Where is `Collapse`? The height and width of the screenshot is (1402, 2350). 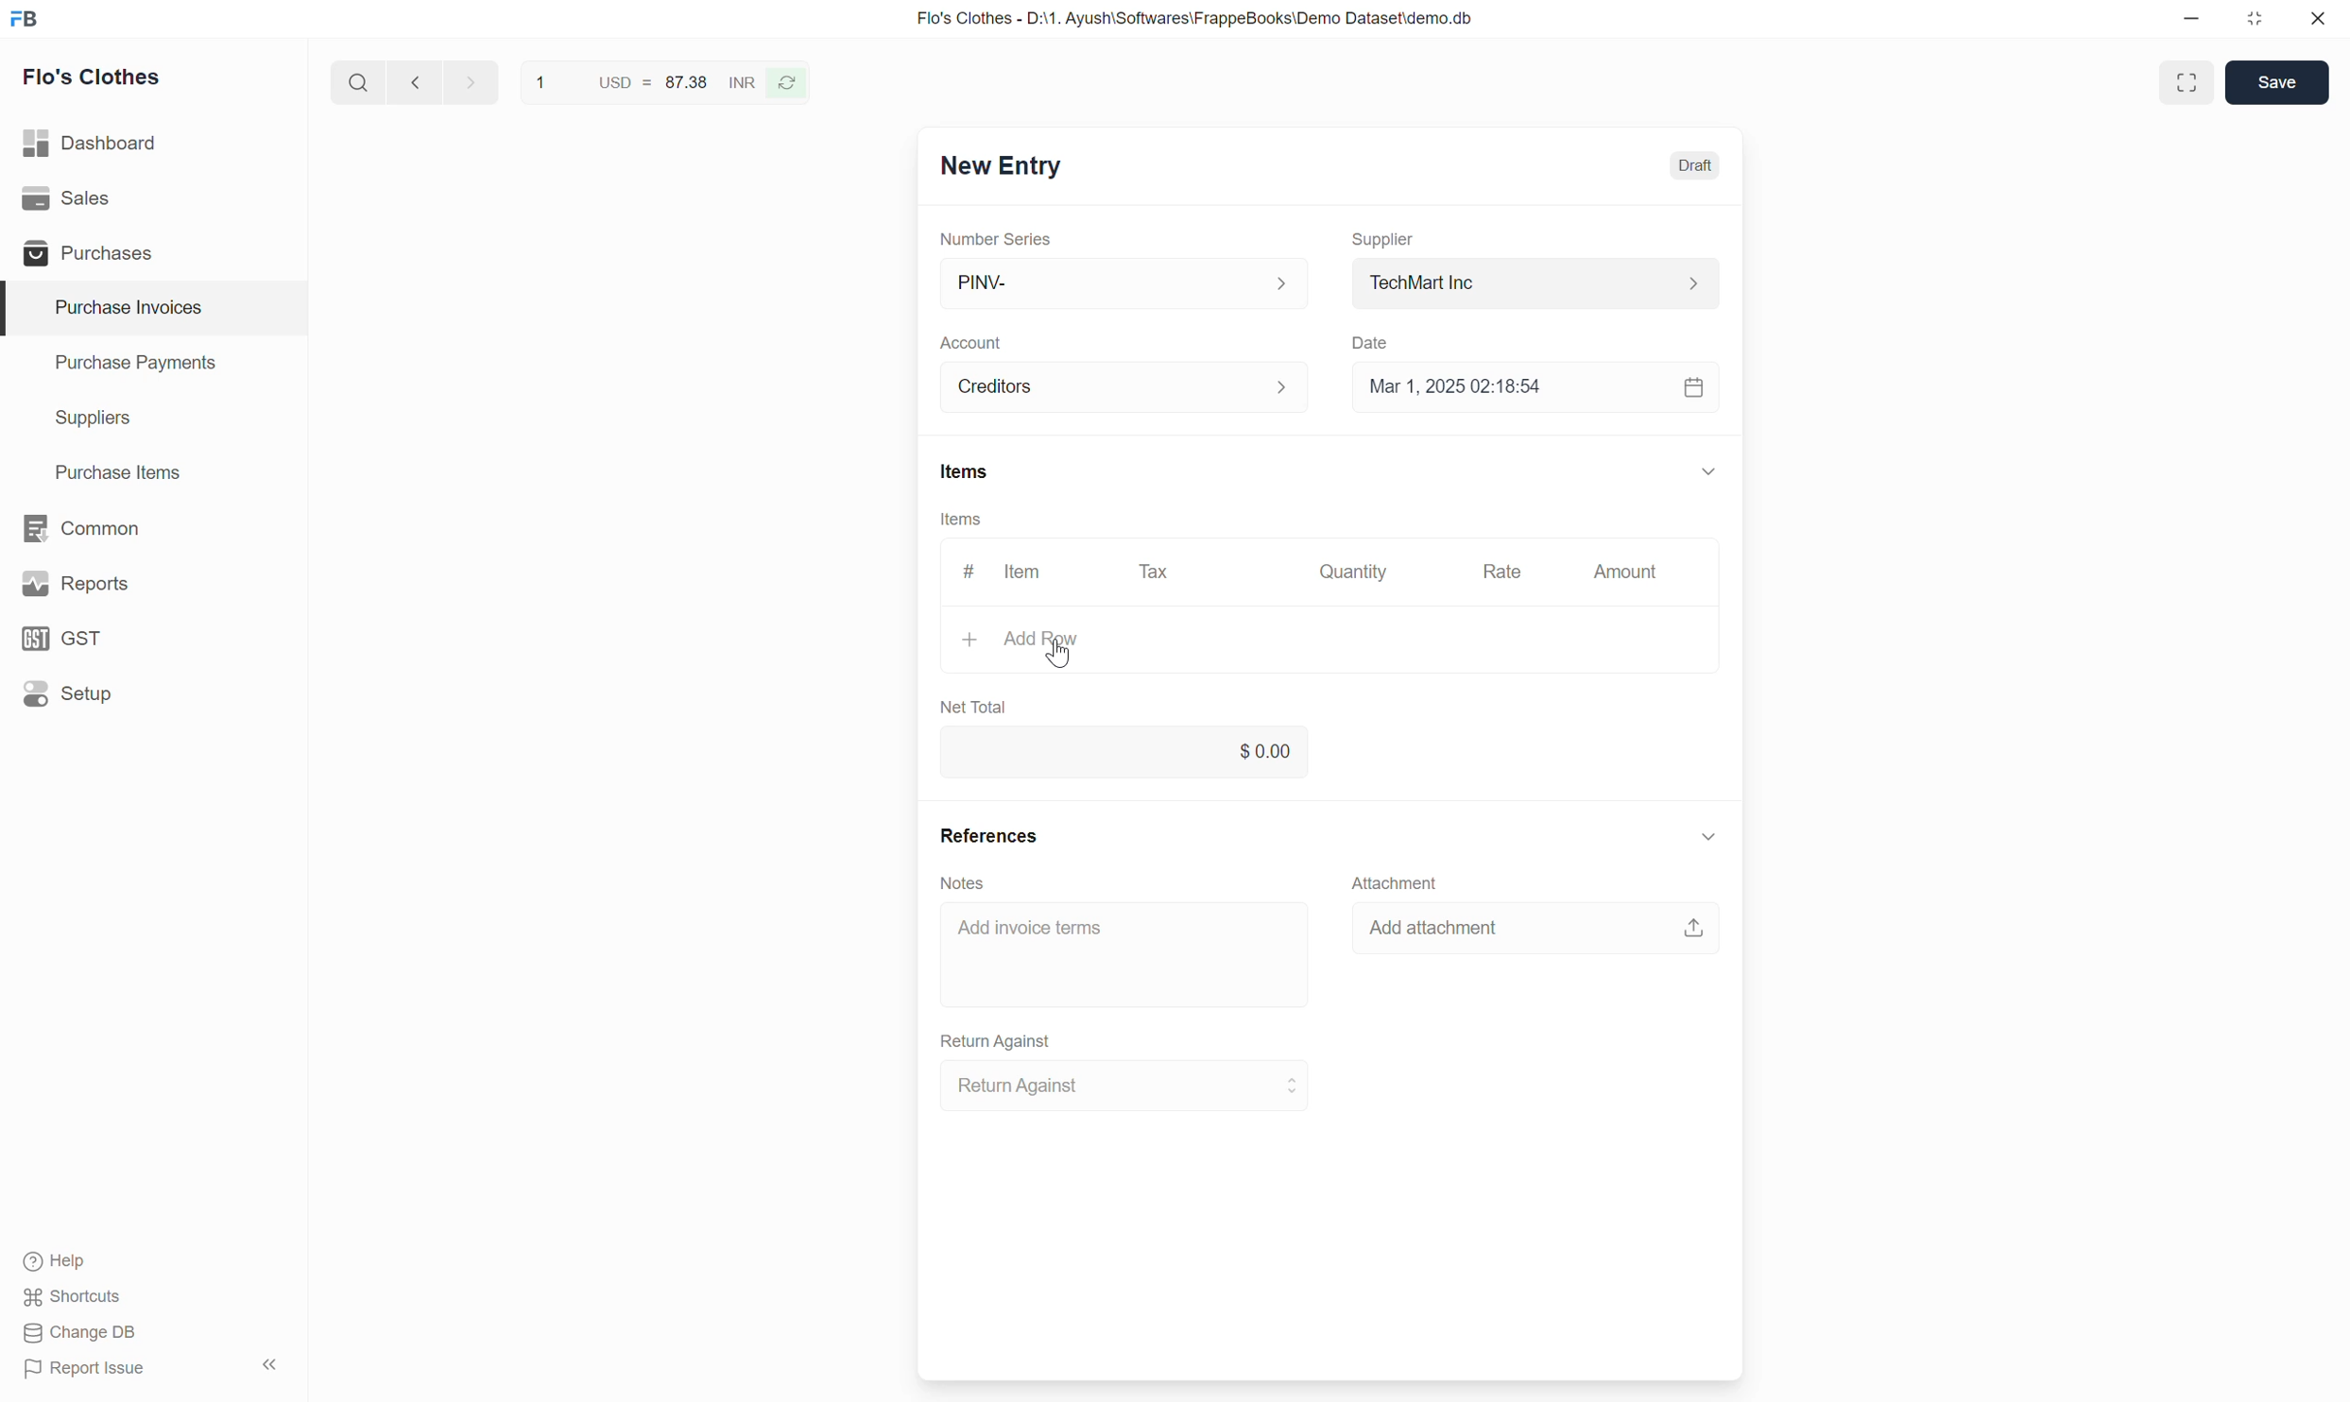 Collapse is located at coordinates (1708, 836).